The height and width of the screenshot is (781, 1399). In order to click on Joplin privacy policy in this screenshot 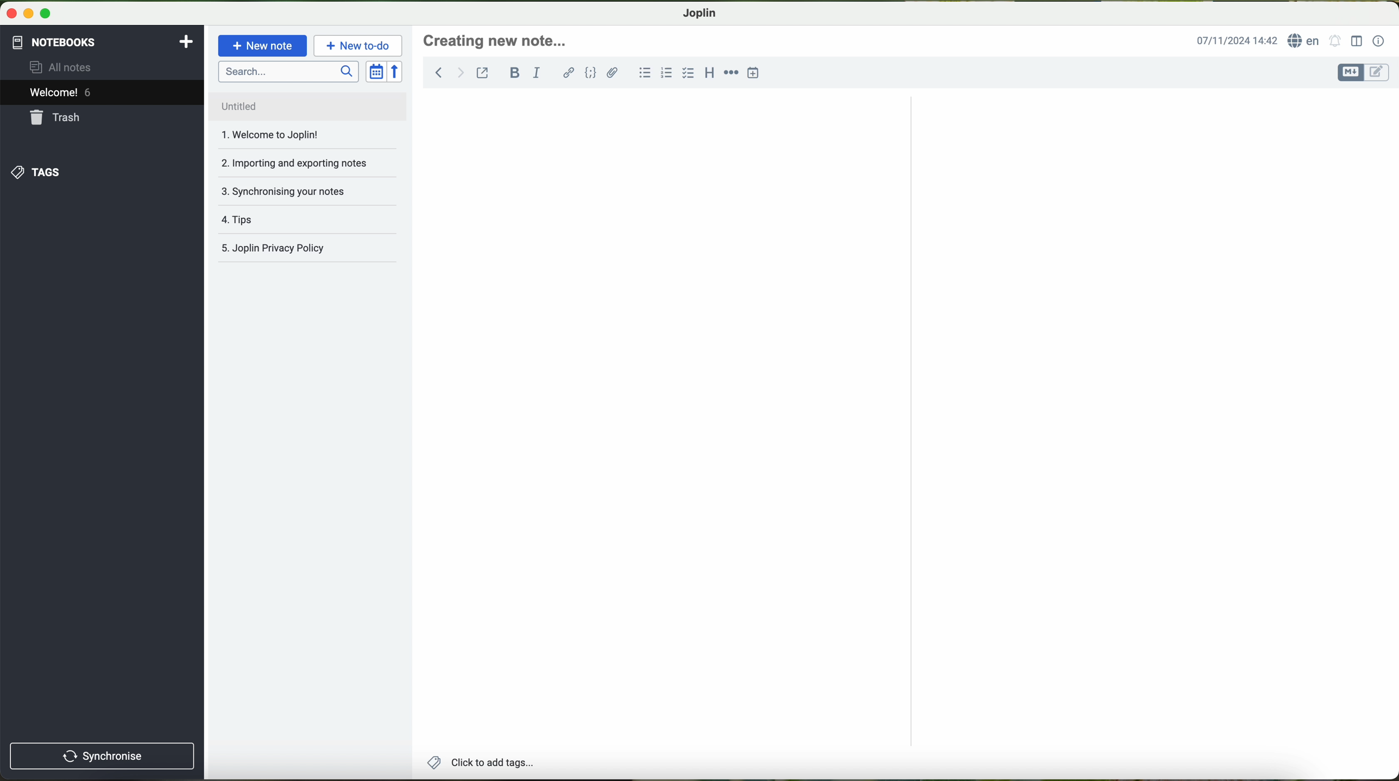, I will do `click(303, 249)`.